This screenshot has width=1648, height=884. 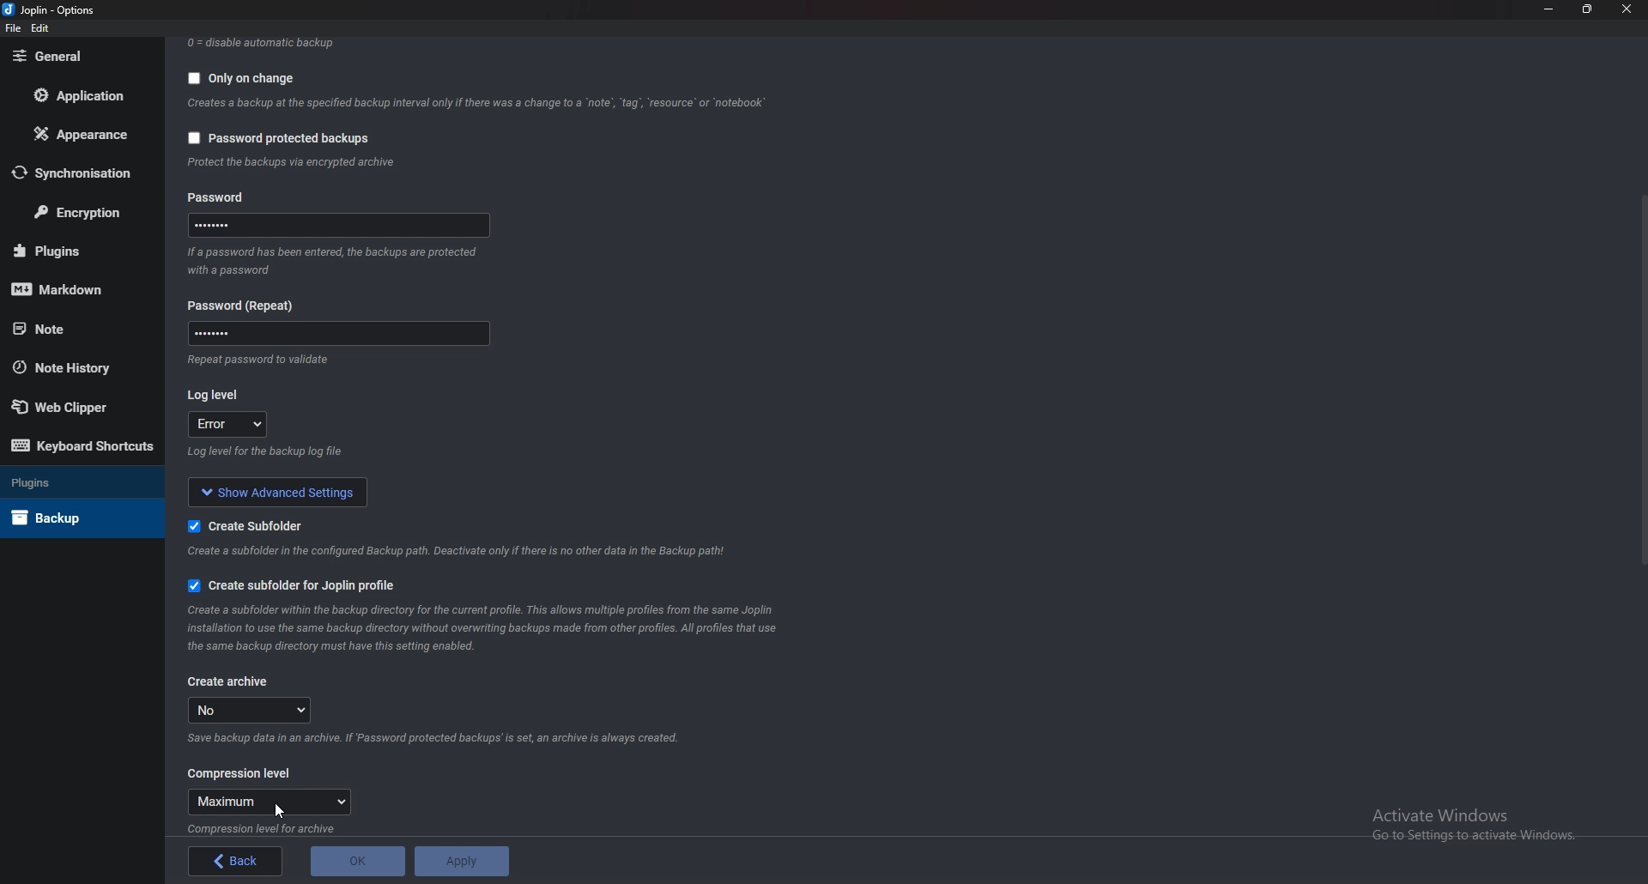 I want to click on Info backup on change, so click(x=479, y=104).